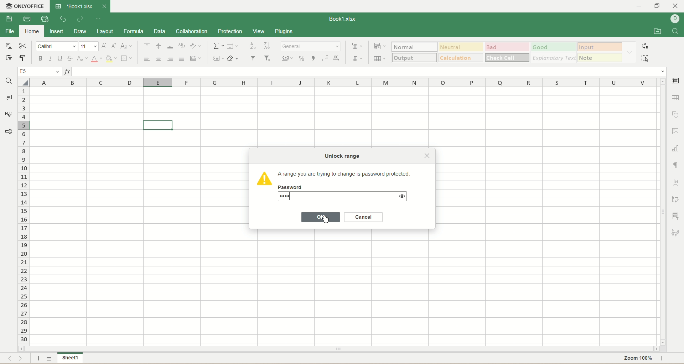  I want to click on good, so click(553, 47).